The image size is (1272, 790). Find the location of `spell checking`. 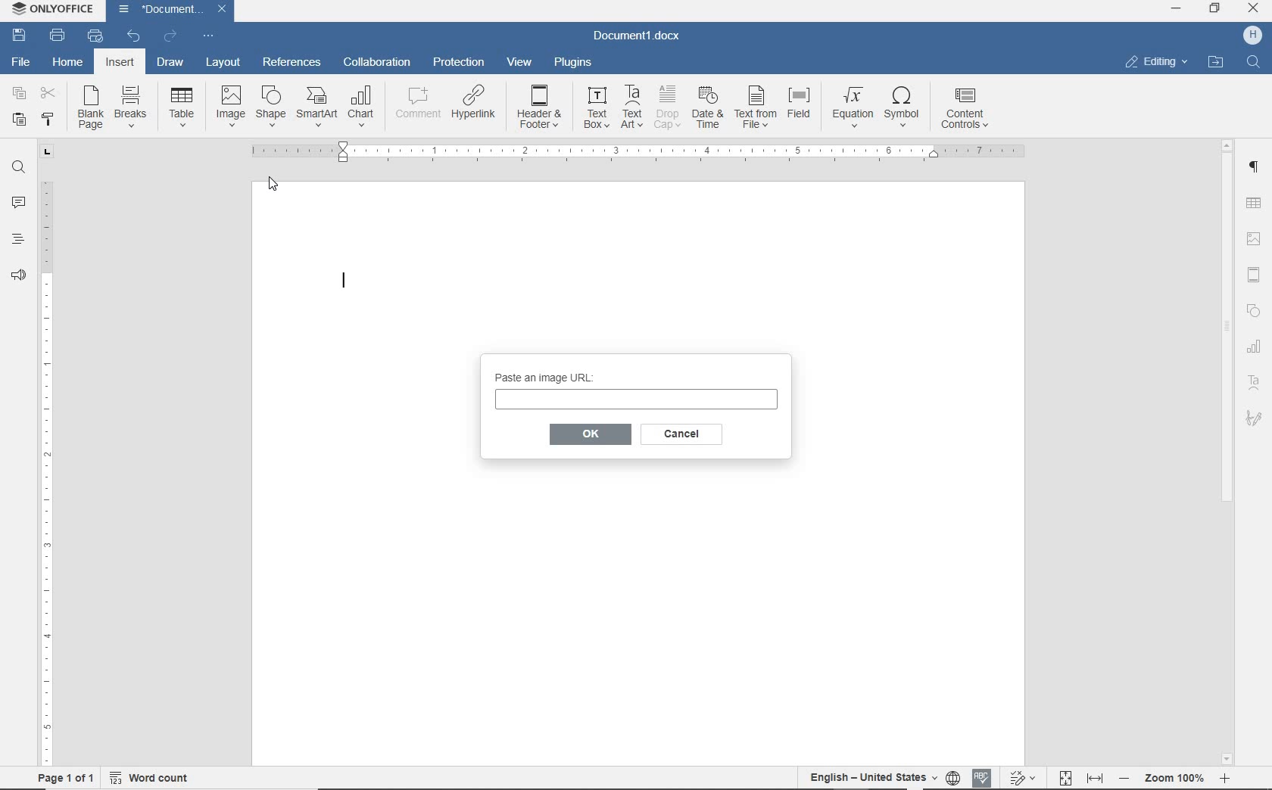

spell checking is located at coordinates (980, 777).